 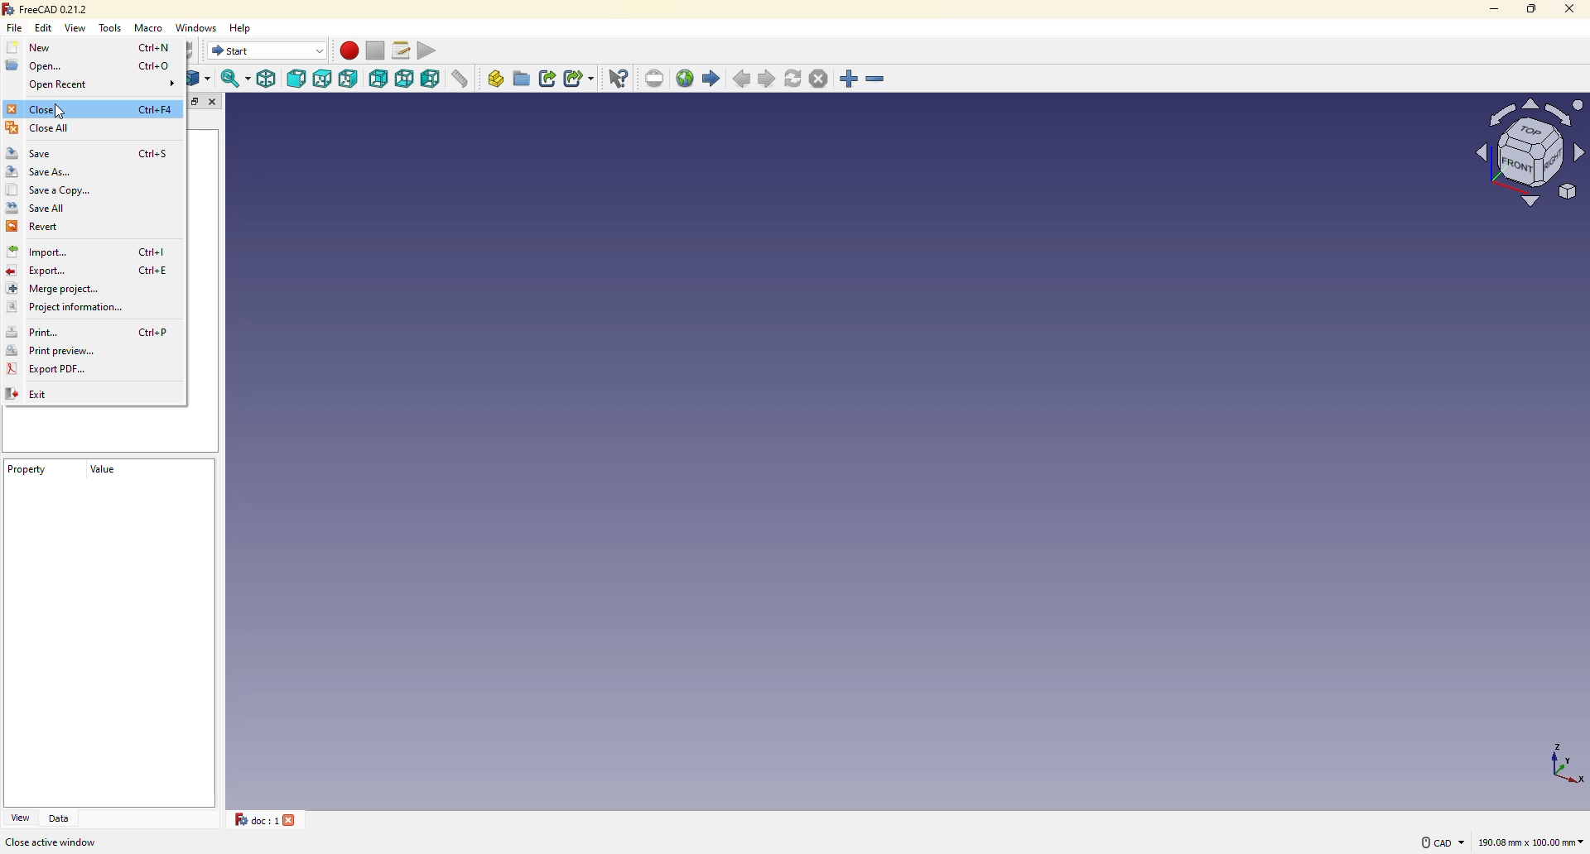 What do you see at coordinates (1525, 151) in the screenshot?
I see `model view` at bounding box center [1525, 151].